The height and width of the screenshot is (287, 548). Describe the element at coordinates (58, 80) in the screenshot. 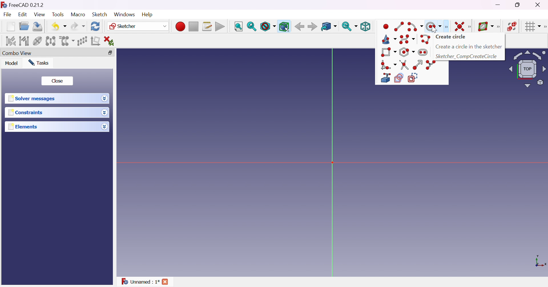

I see `Close` at that location.